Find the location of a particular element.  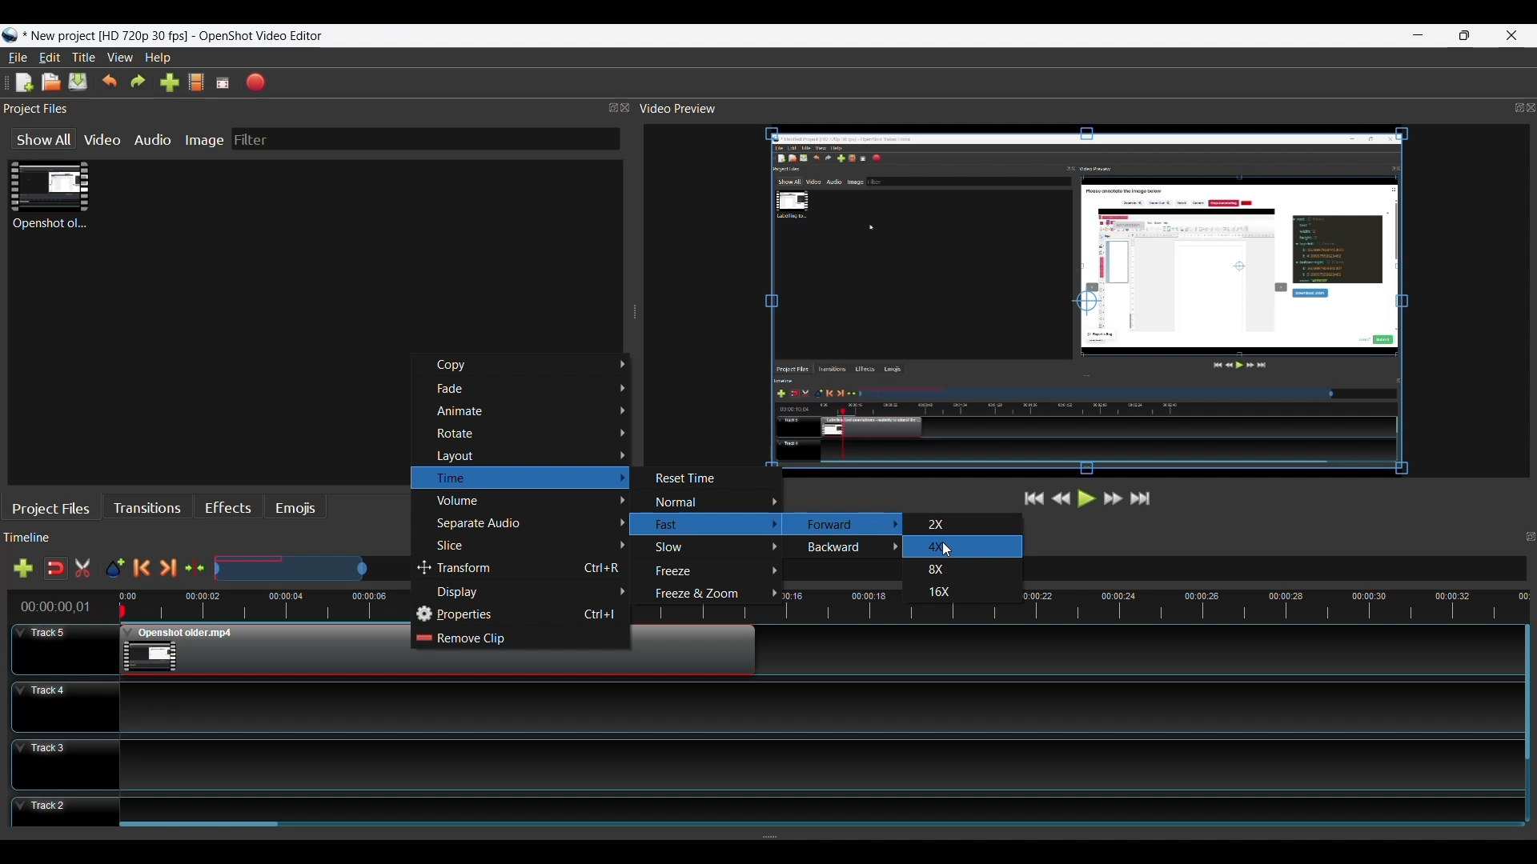

Razor is located at coordinates (85, 570).